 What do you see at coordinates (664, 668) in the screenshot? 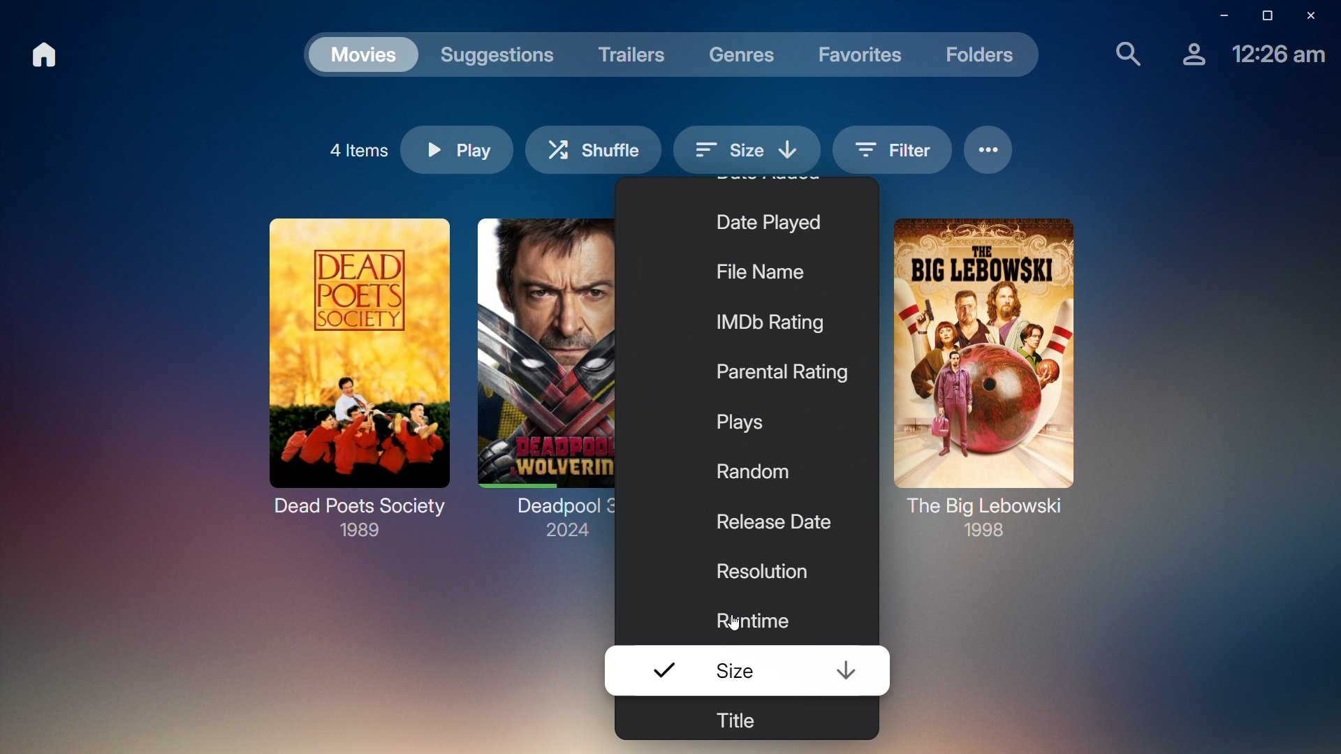
I see `Select` at bounding box center [664, 668].